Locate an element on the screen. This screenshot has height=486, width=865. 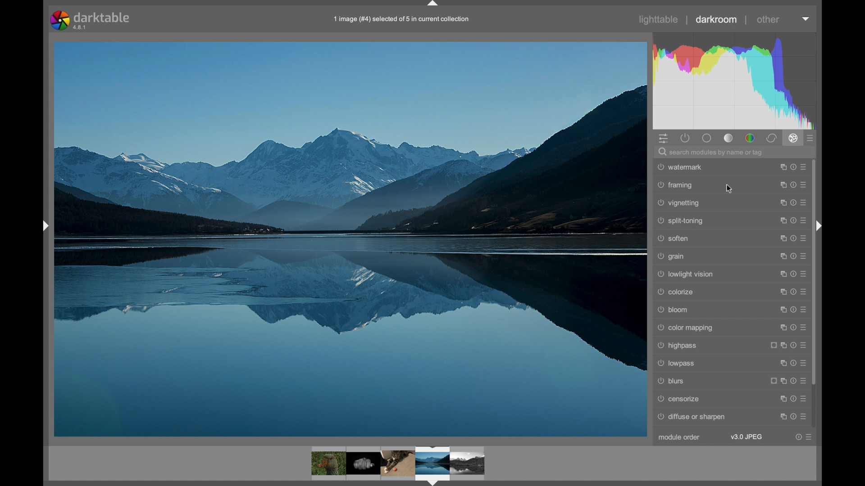
tone is located at coordinates (706, 138).